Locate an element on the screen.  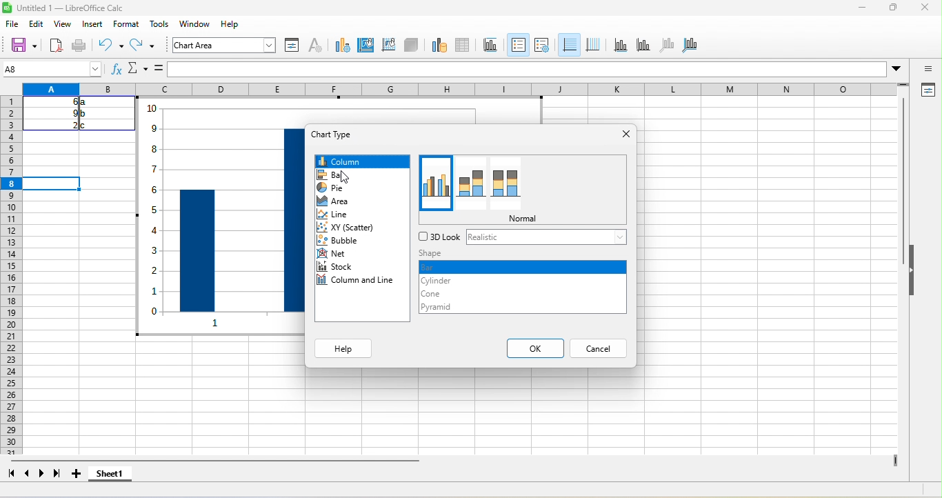
insert is located at coordinates (97, 25).